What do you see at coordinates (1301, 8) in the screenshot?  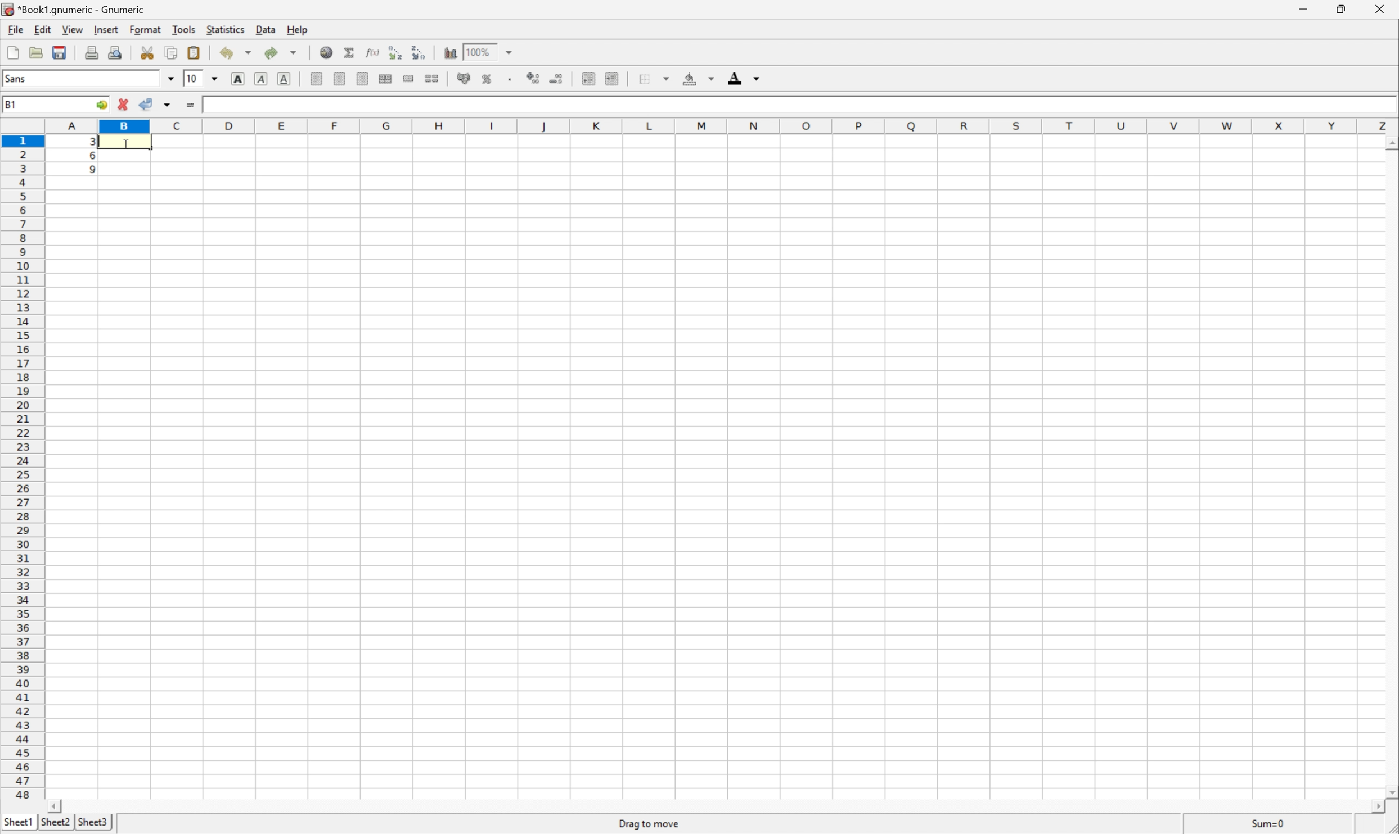 I see `Minimize` at bounding box center [1301, 8].